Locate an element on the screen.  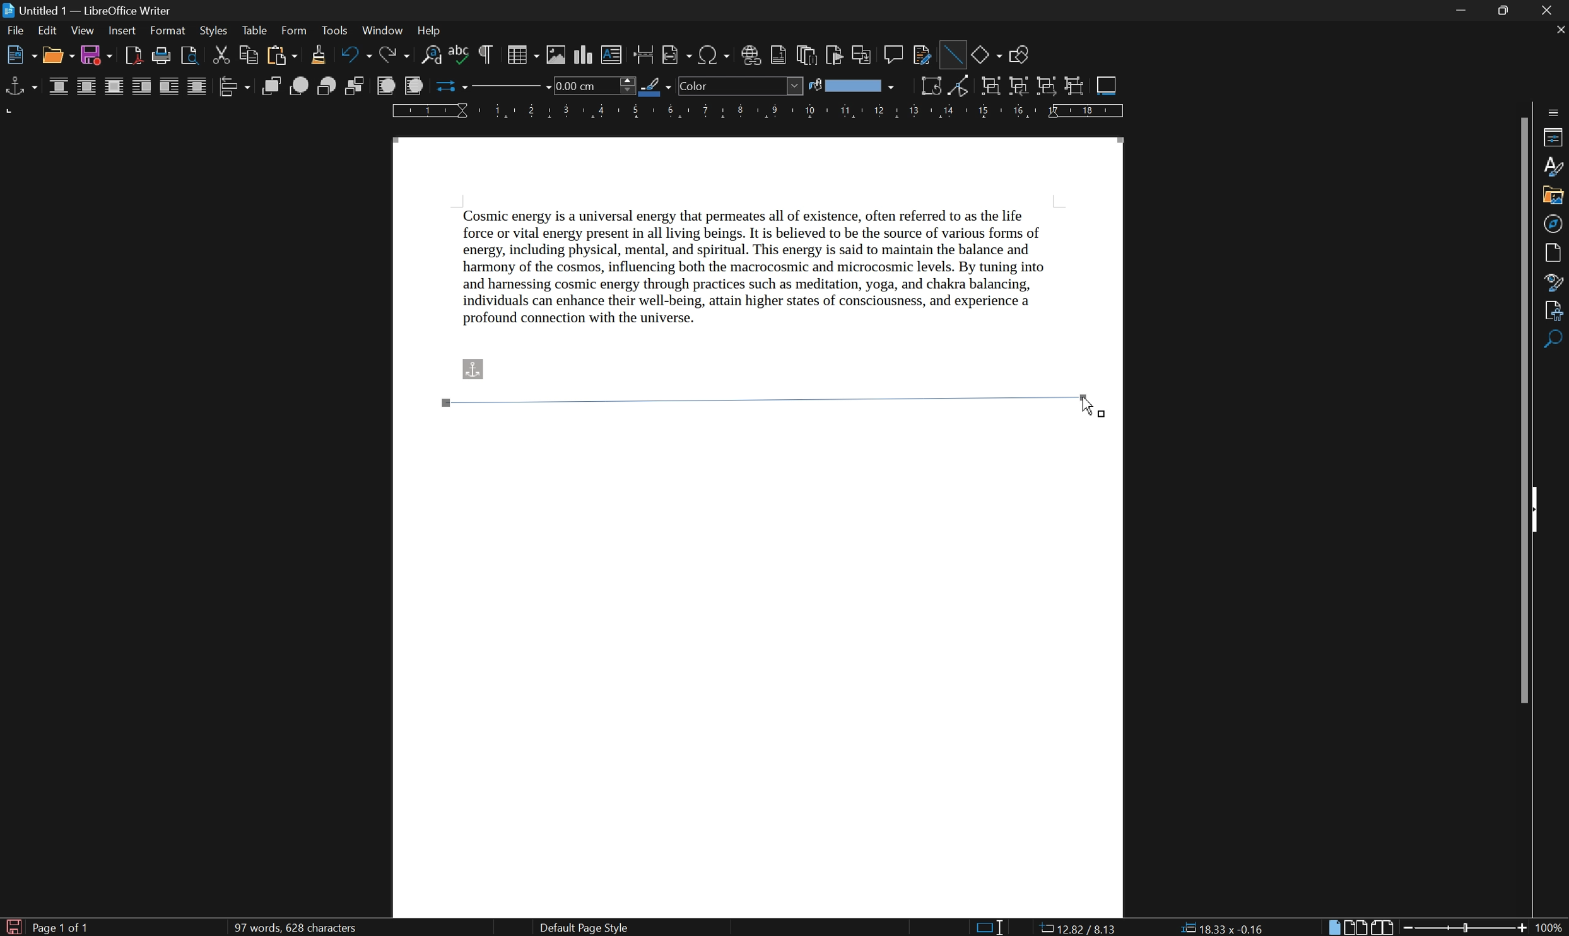
line color is located at coordinates (656, 86).